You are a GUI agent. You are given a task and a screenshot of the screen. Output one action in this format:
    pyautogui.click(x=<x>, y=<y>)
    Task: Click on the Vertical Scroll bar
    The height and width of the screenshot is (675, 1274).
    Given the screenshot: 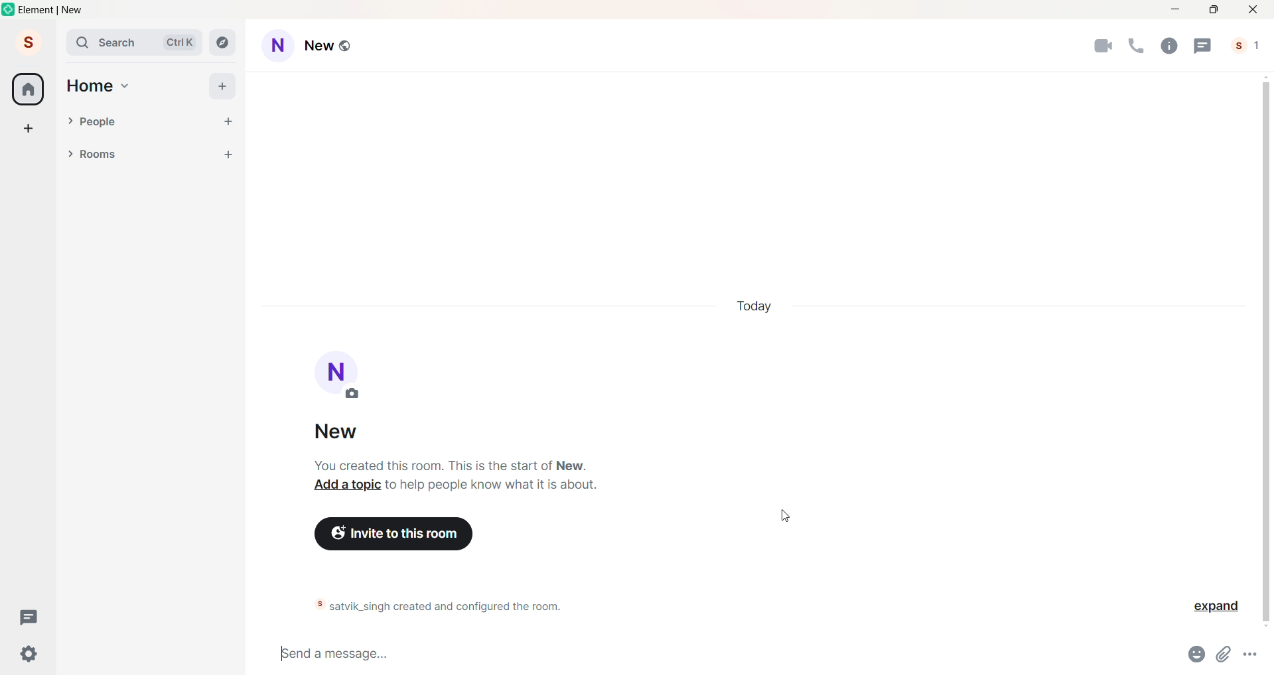 What is the action you would take?
    pyautogui.click(x=1262, y=353)
    